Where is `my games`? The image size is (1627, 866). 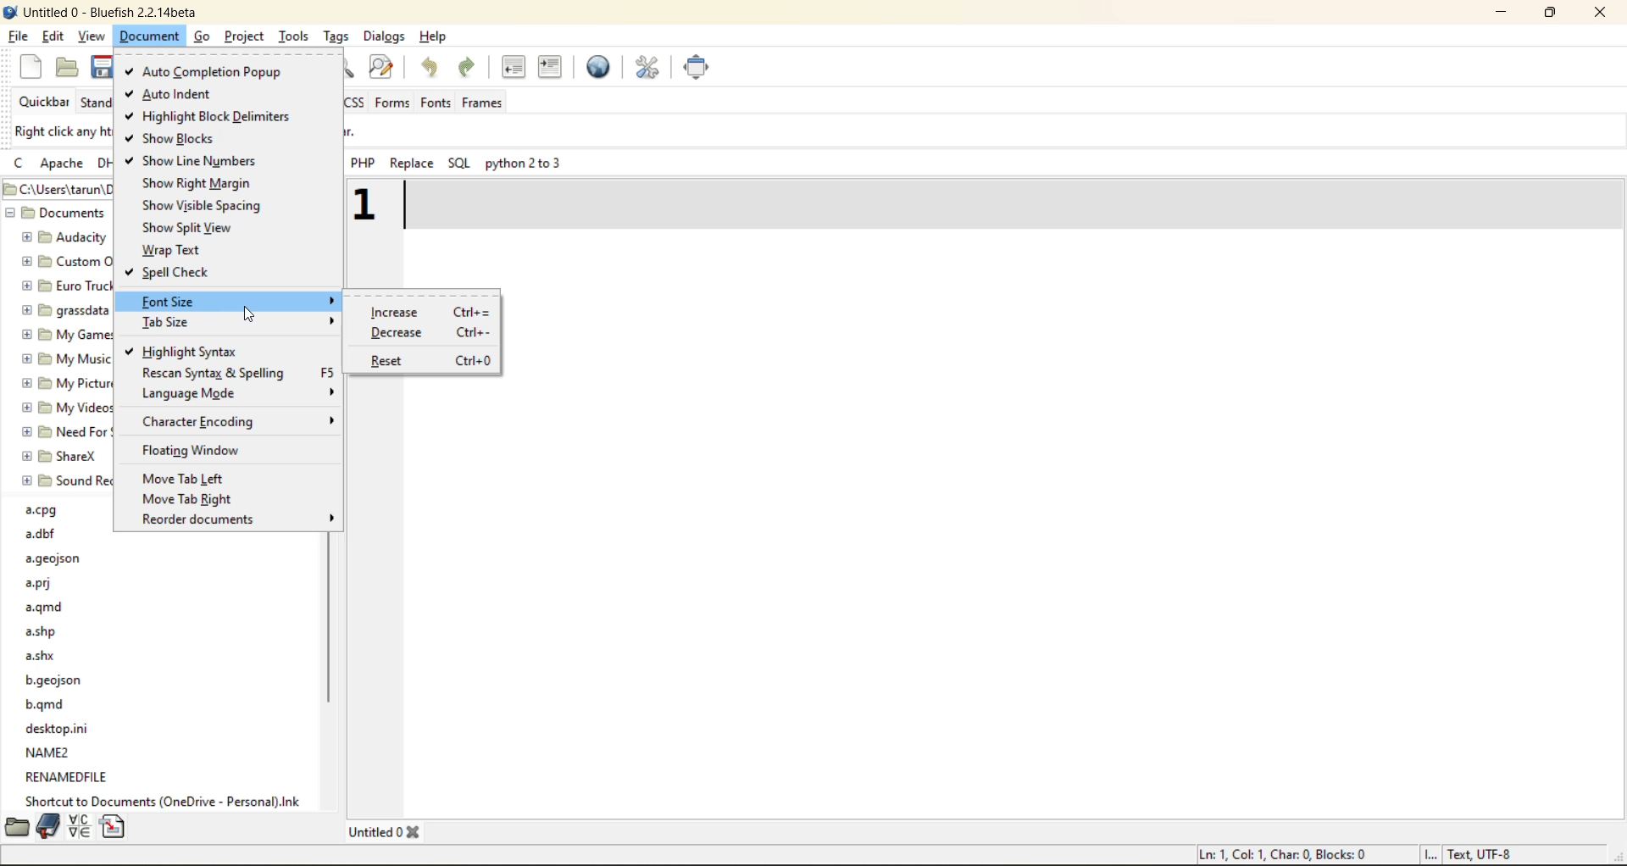
my games is located at coordinates (70, 335).